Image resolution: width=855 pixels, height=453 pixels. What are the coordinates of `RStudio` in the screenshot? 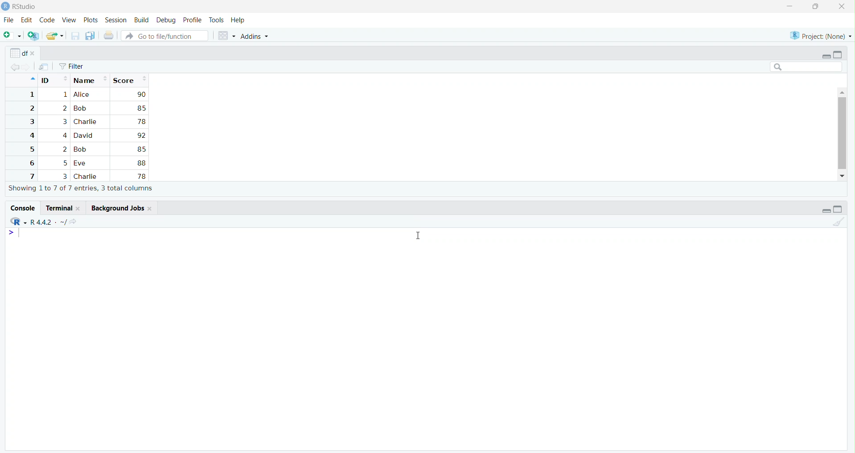 It's located at (25, 7).